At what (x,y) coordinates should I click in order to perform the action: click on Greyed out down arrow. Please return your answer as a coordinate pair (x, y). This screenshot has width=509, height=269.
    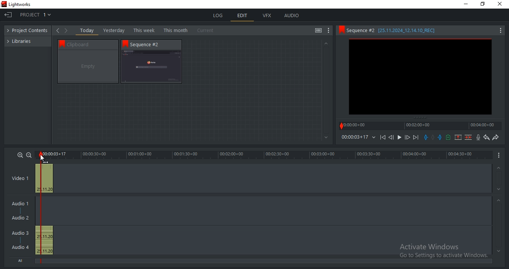
    Looking at the image, I should click on (500, 190).